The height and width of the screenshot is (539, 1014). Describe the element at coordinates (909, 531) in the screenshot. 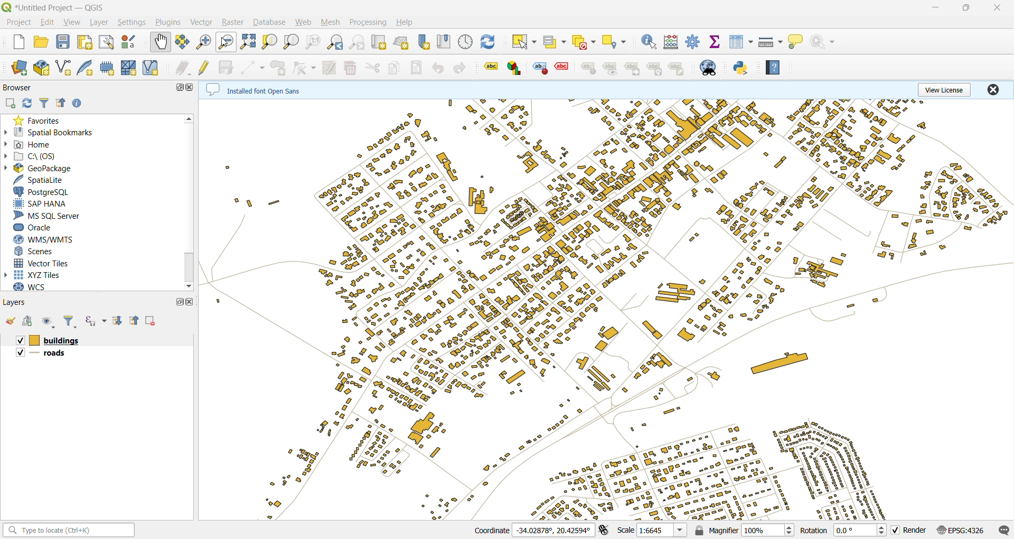

I see `render` at that location.